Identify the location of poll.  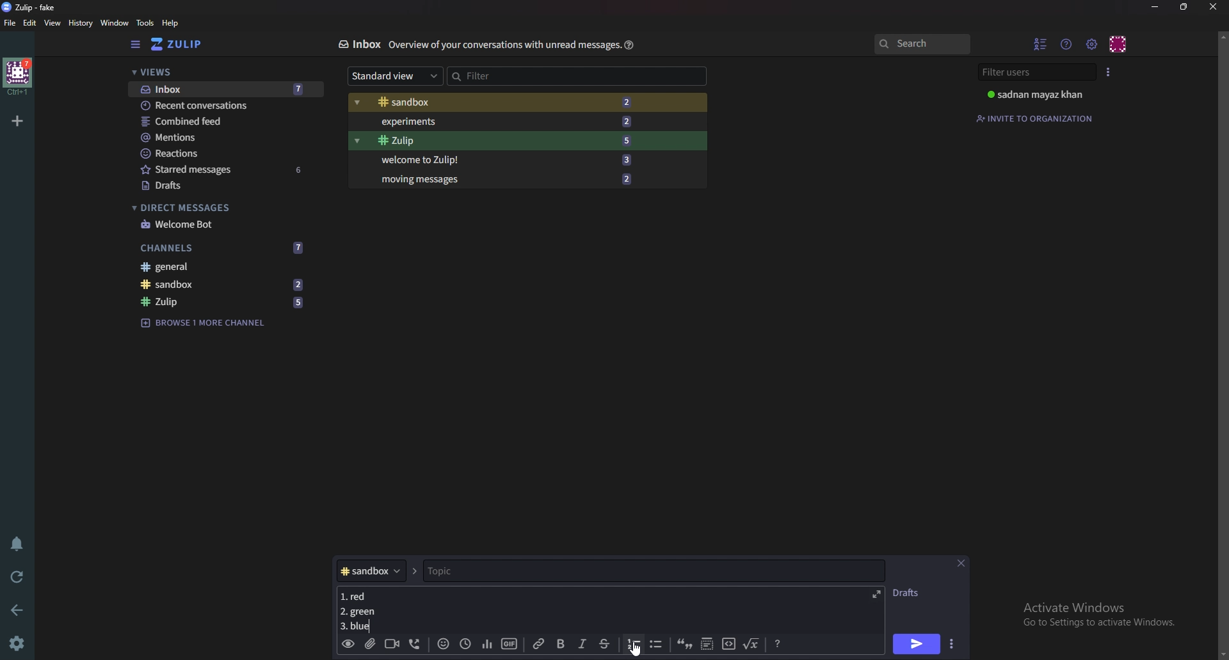
(485, 643).